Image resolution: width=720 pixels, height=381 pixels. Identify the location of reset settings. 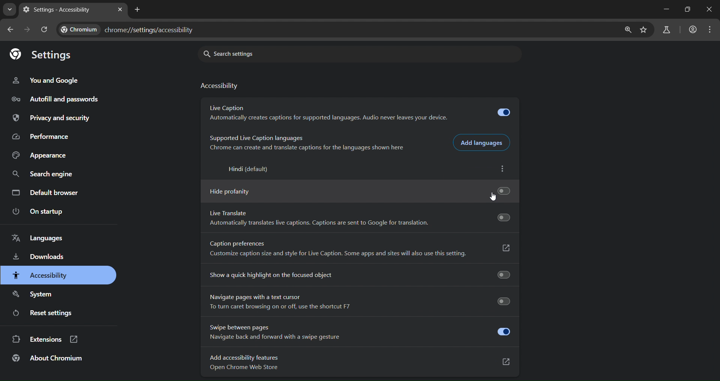
(47, 313).